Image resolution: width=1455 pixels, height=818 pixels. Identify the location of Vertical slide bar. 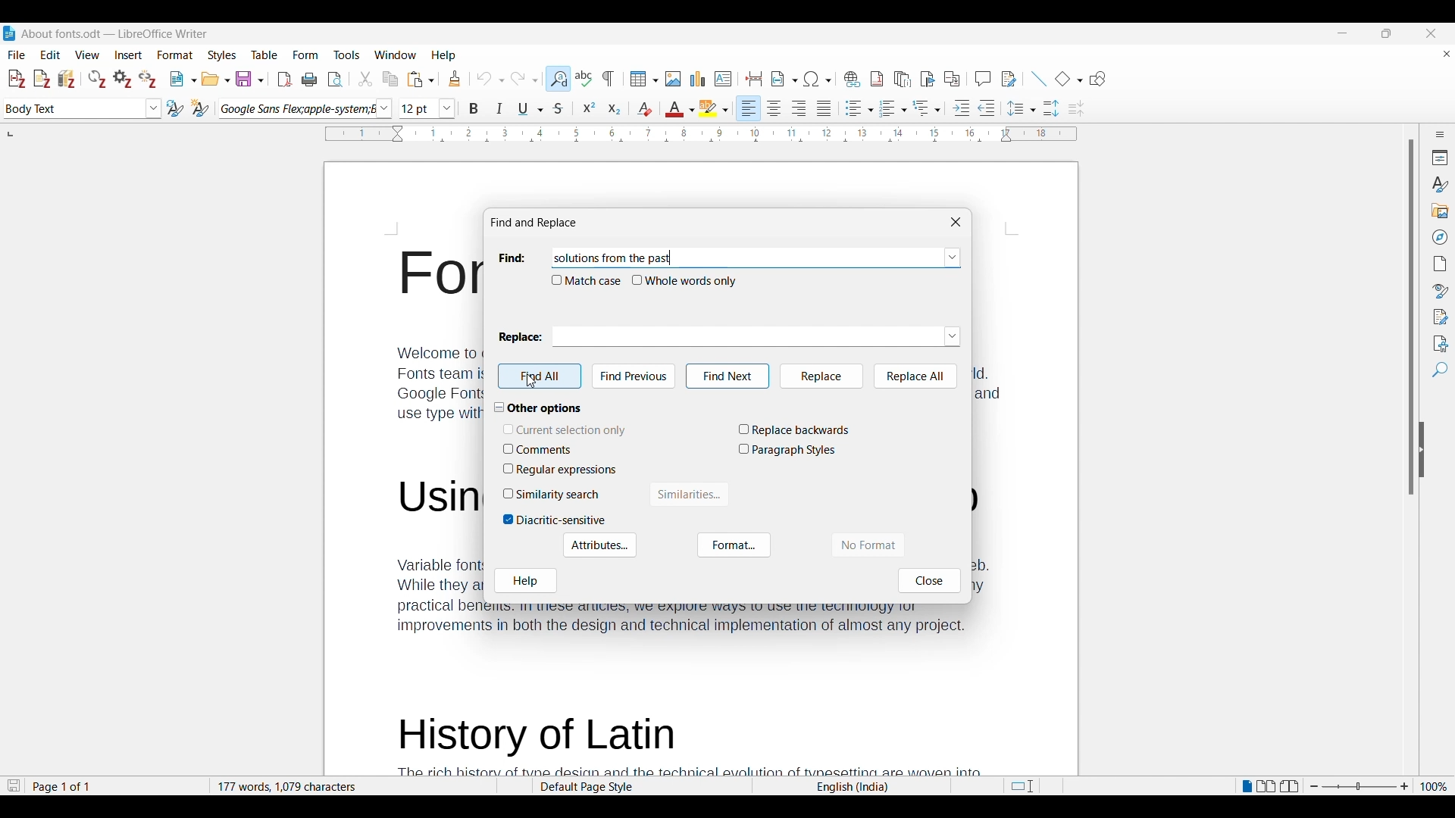
(1411, 317).